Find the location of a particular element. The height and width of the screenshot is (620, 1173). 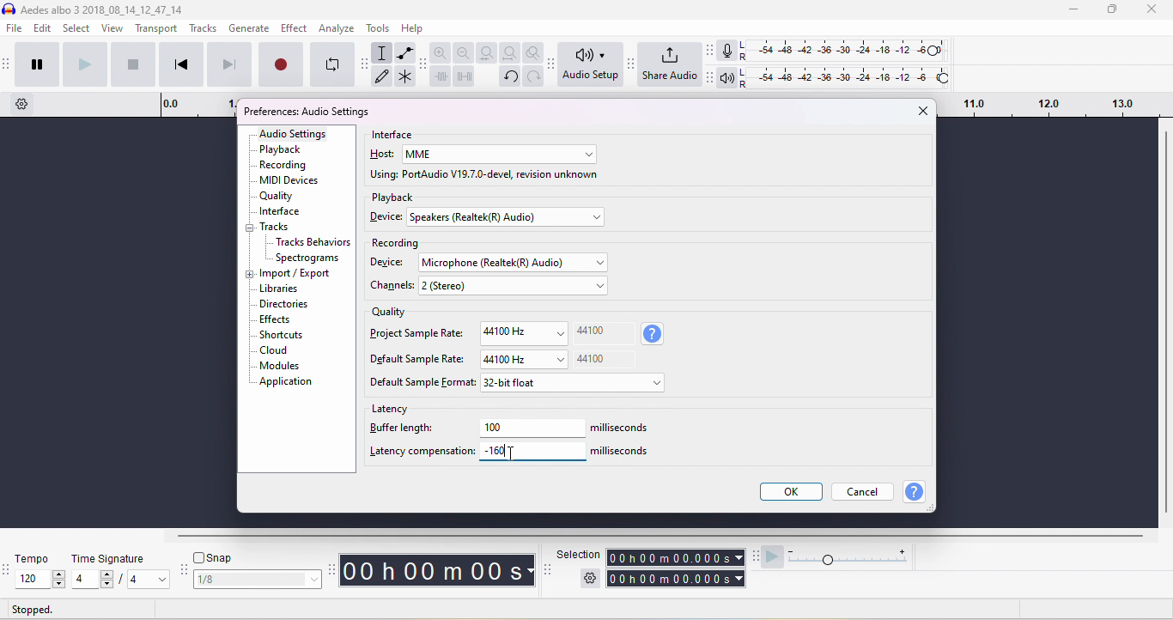

selection settings is located at coordinates (589, 578).